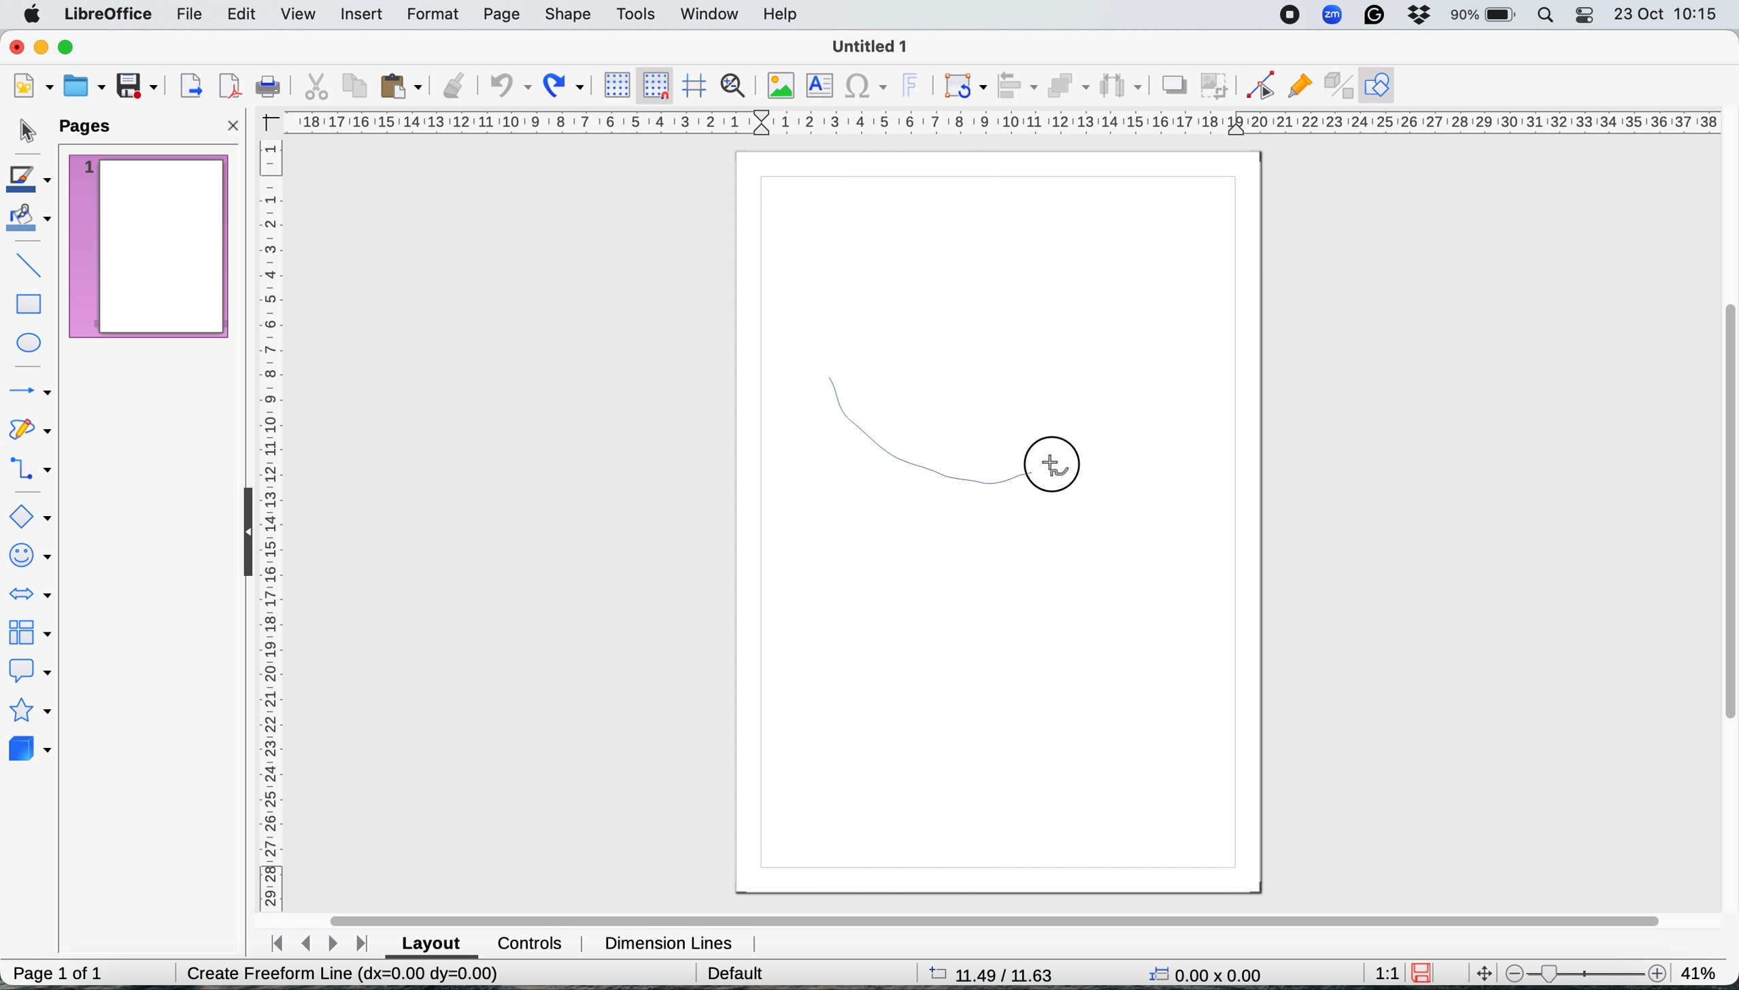 The width and height of the screenshot is (1739, 990). Describe the element at coordinates (67, 47) in the screenshot. I see `maximise` at that location.